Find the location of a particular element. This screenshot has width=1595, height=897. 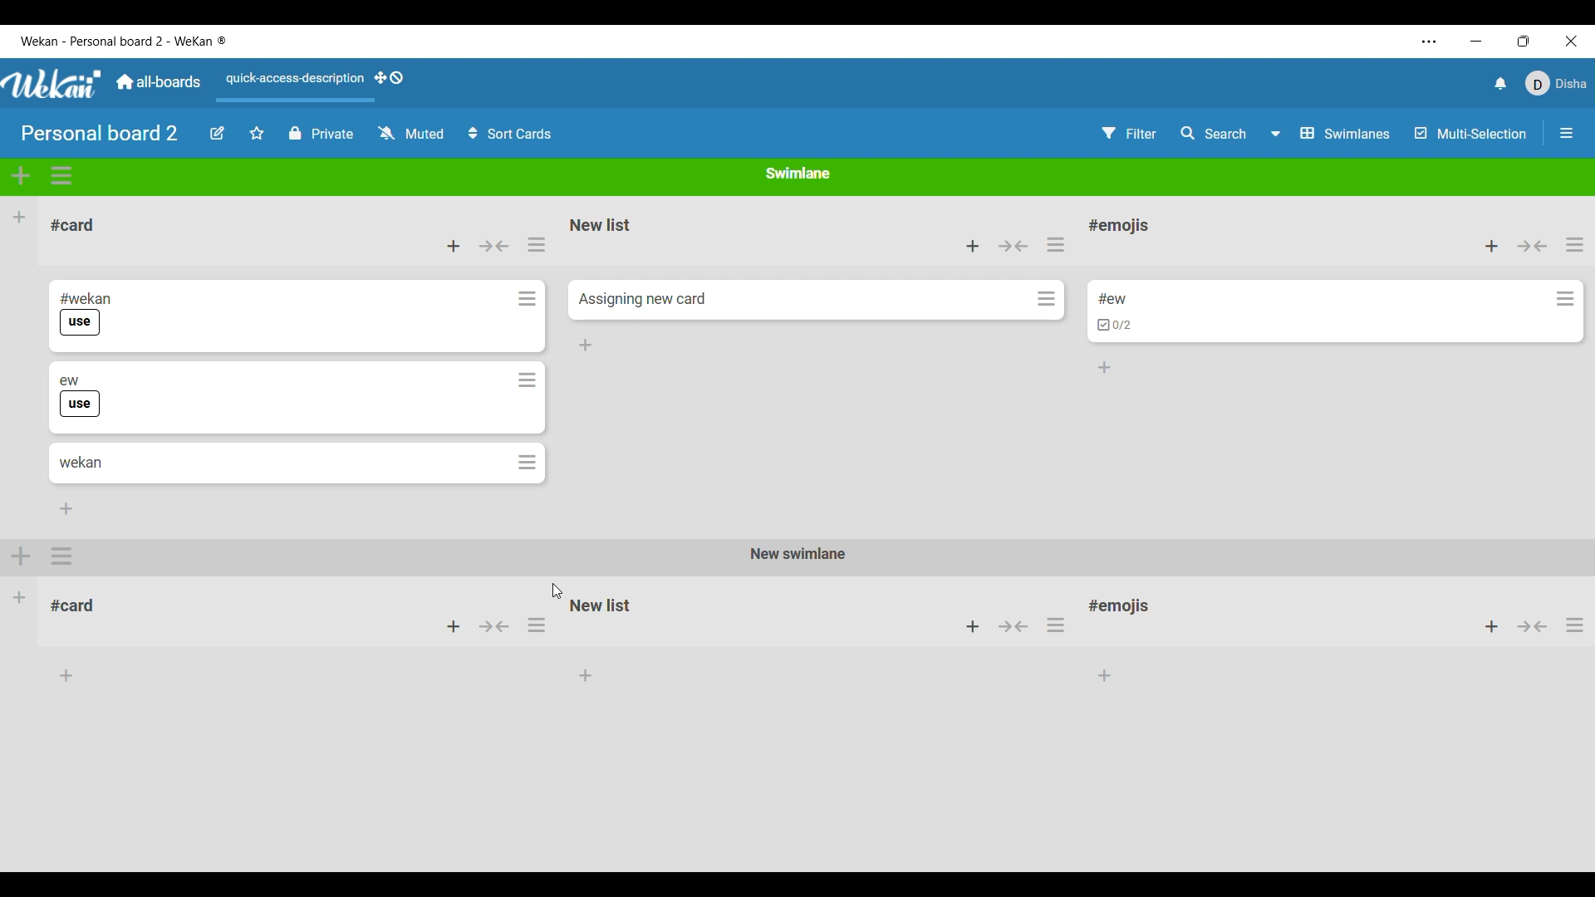

Software name and board name is located at coordinates (123, 41).